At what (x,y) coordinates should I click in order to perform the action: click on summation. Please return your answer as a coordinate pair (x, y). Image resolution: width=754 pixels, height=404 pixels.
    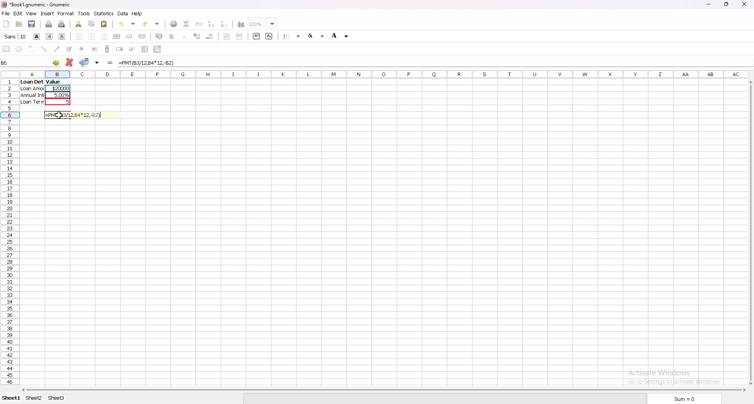
    Looking at the image, I should click on (187, 24).